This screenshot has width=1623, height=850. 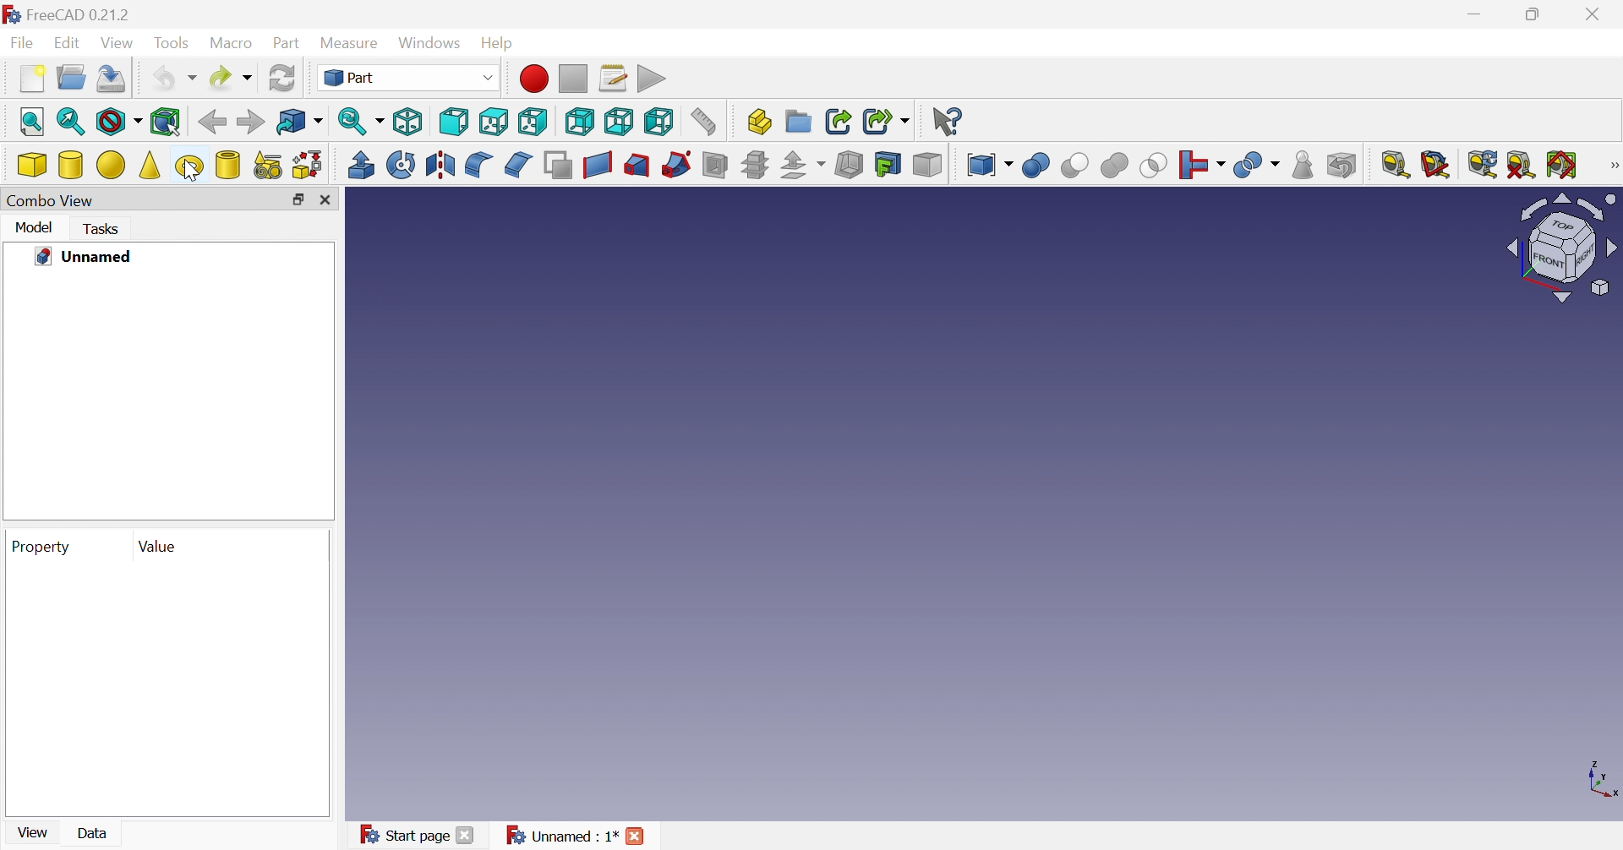 What do you see at coordinates (22, 44) in the screenshot?
I see `File` at bounding box center [22, 44].